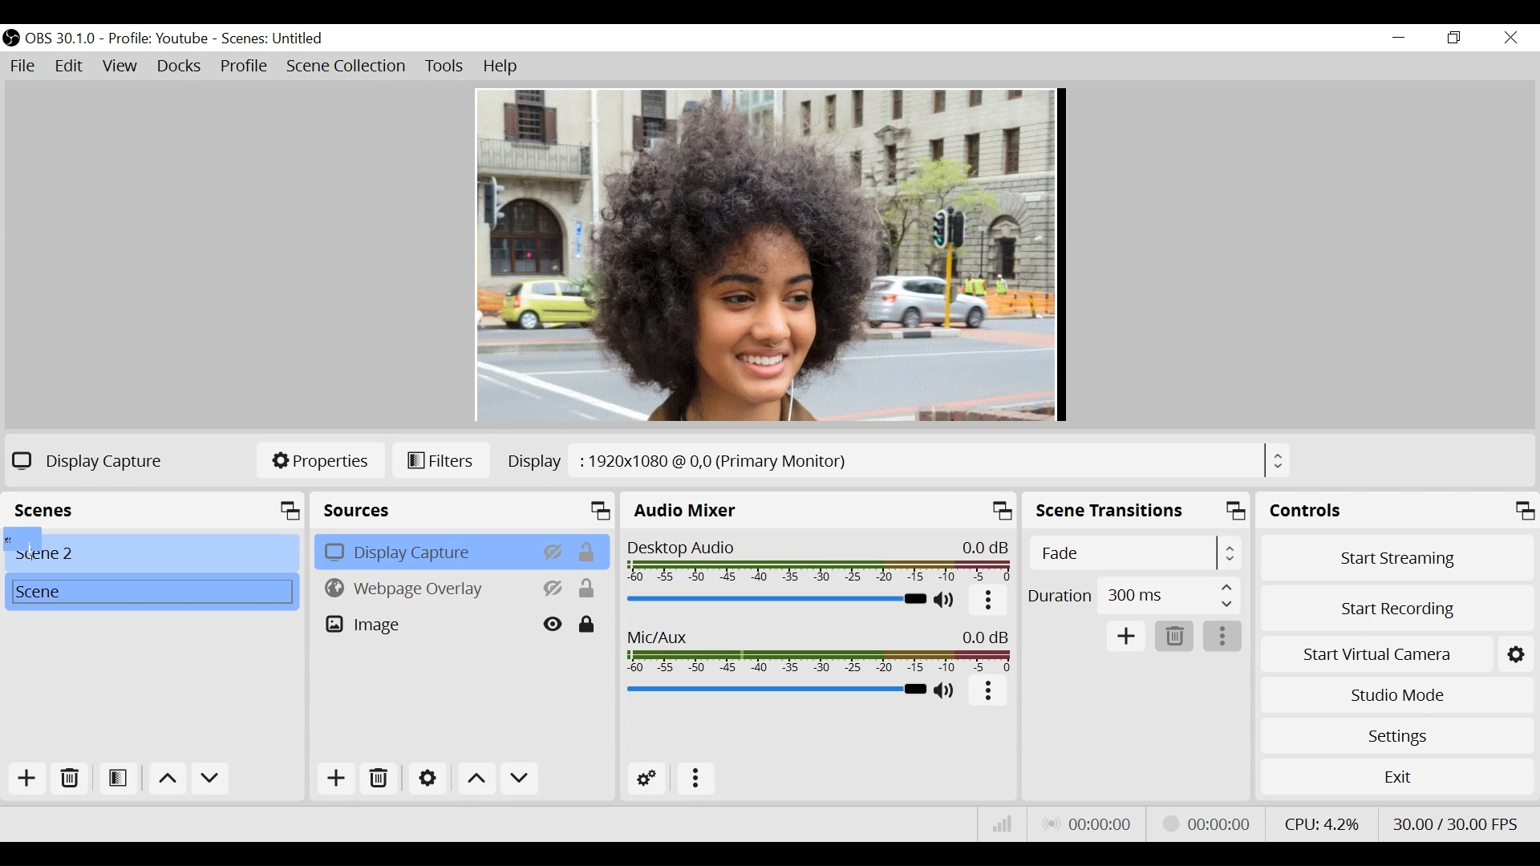 The image size is (1540, 866). What do you see at coordinates (1393, 778) in the screenshot?
I see `Exit` at bounding box center [1393, 778].